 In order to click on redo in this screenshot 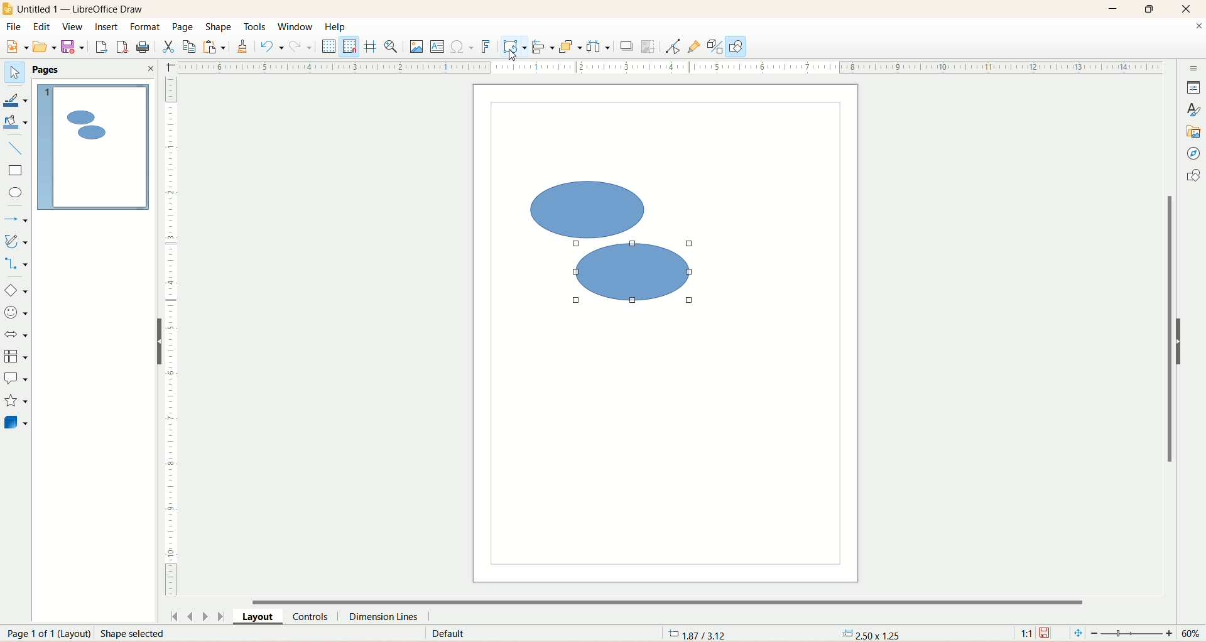, I will do `click(303, 48)`.